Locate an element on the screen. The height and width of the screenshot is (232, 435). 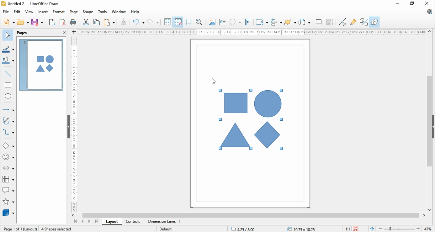
edit is located at coordinates (18, 12).